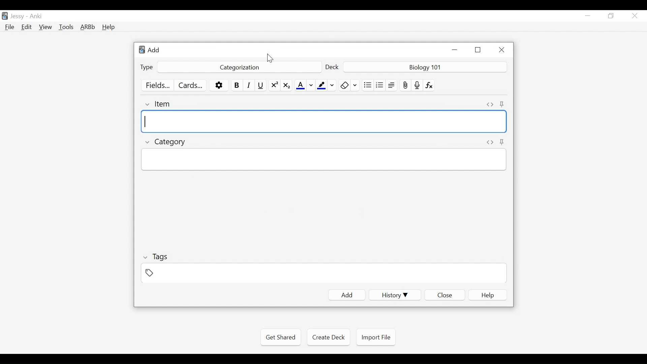 The height and width of the screenshot is (364, 647). Describe the element at coordinates (490, 104) in the screenshot. I see `Toggle HTML Editor` at that location.